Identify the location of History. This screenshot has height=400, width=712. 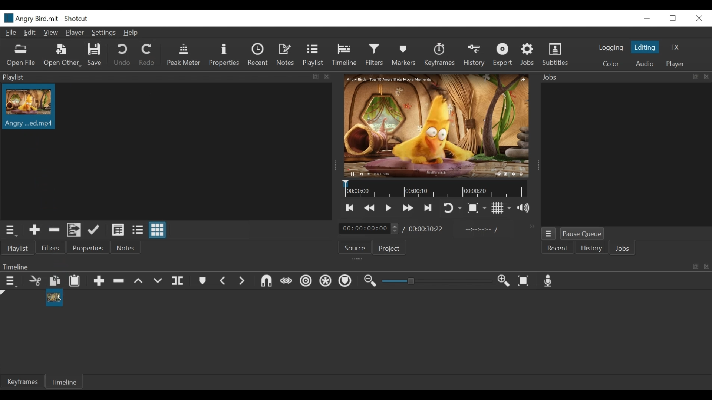
(474, 55).